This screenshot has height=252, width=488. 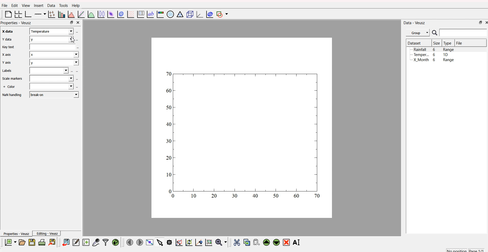 What do you see at coordinates (86, 242) in the screenshot?
I see `create a new dataset` at bounding box center [86, 242].